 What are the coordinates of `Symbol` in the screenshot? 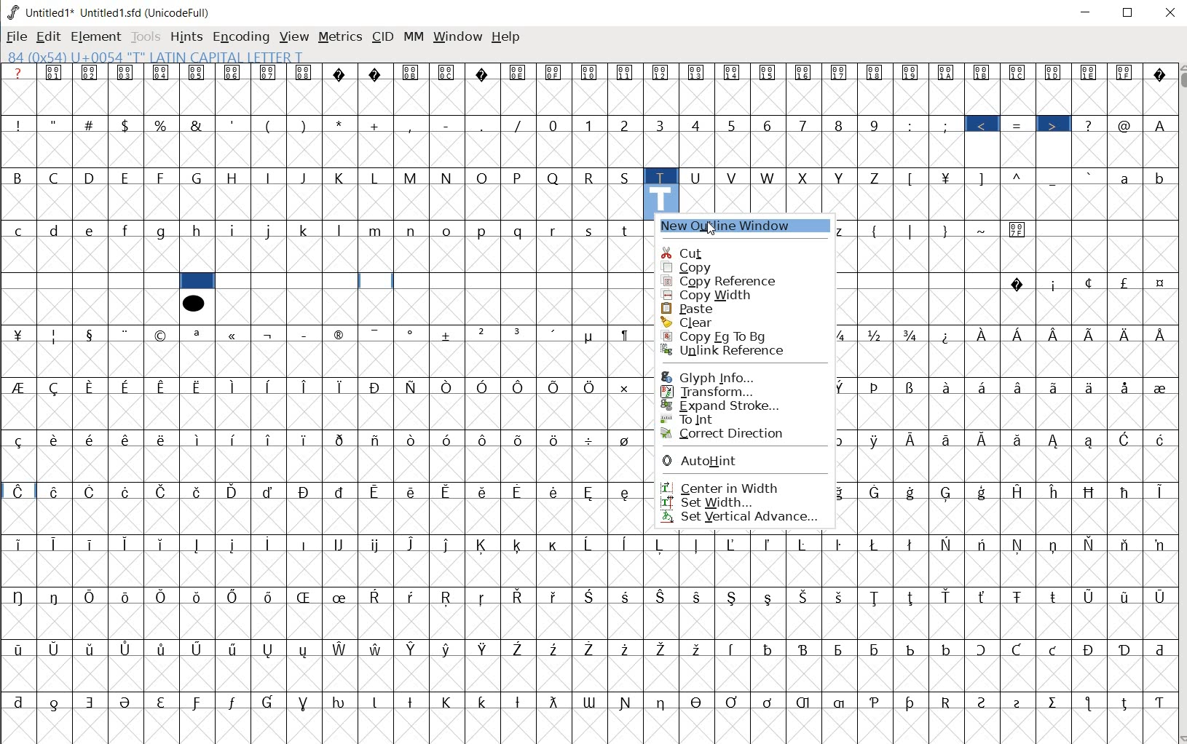 It's located at (377, 700).